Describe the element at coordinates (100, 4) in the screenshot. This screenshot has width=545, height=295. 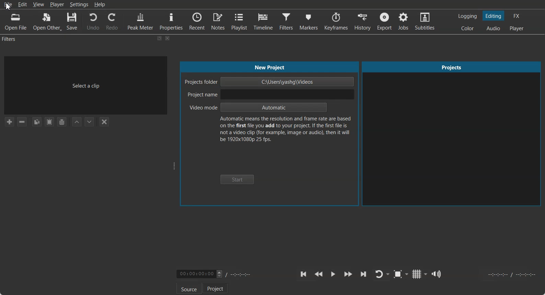
I see `Help` at that location.